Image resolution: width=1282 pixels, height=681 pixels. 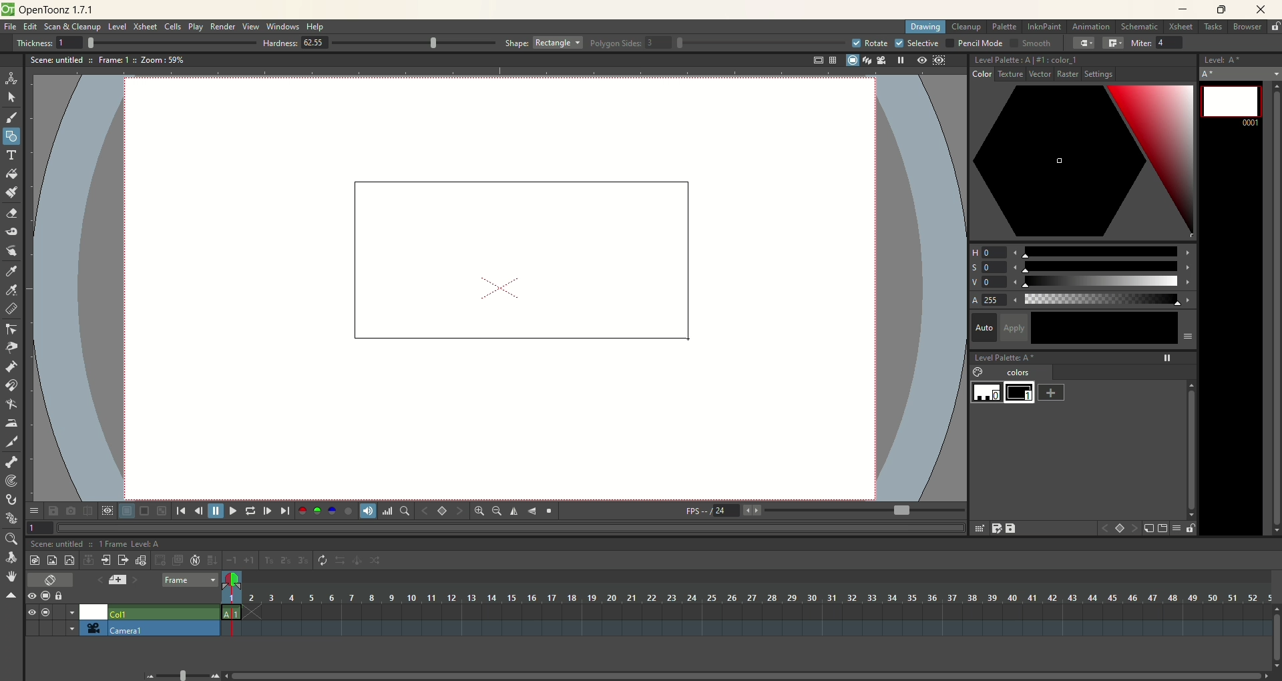 I want to click on pencil mode, so click(x=974, y=43).